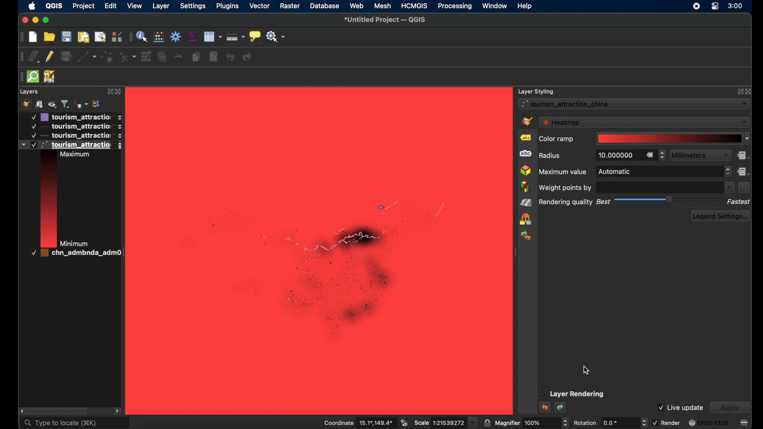 This screenshot has width=763, height=429. Describe the element at coordinates (26, 104) in the screenshot. I see `open styling panel` at that location.